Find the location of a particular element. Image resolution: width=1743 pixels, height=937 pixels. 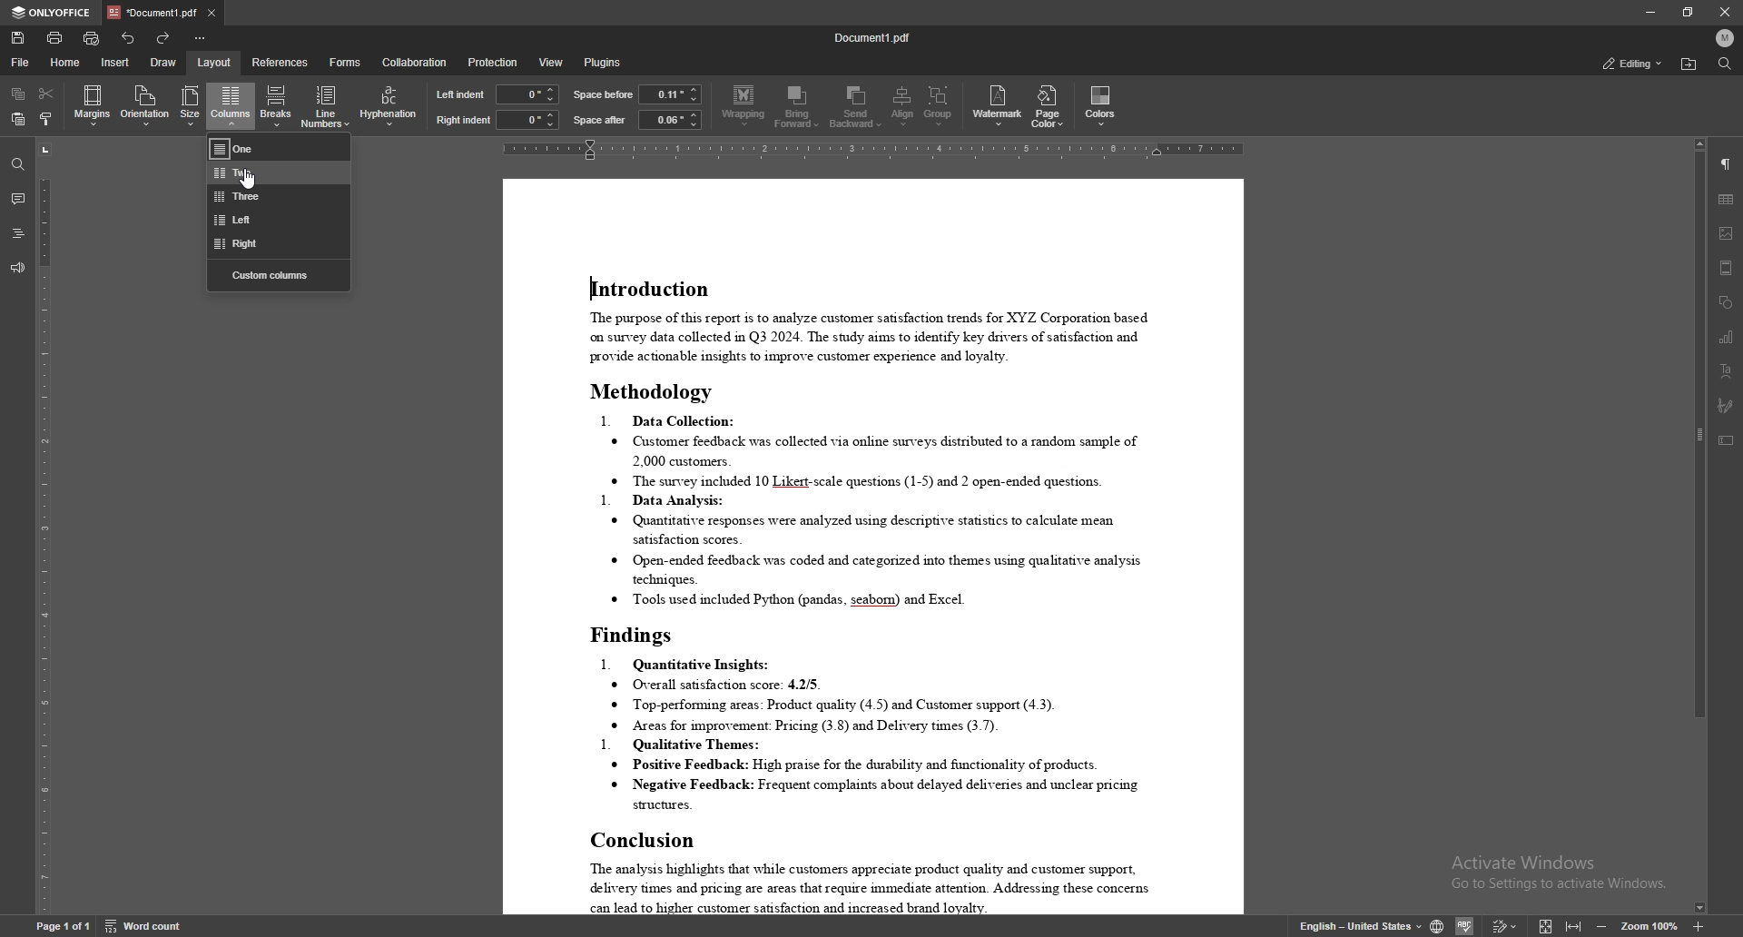

view is located at coordinates (551, 63).